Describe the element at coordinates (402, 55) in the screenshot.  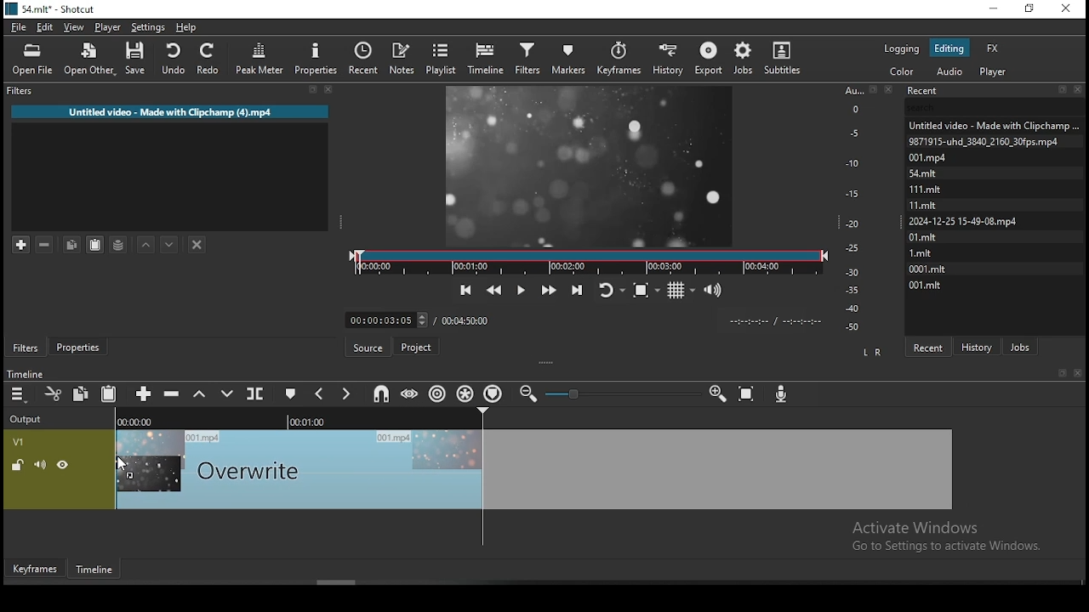
I see `notes` at that location.